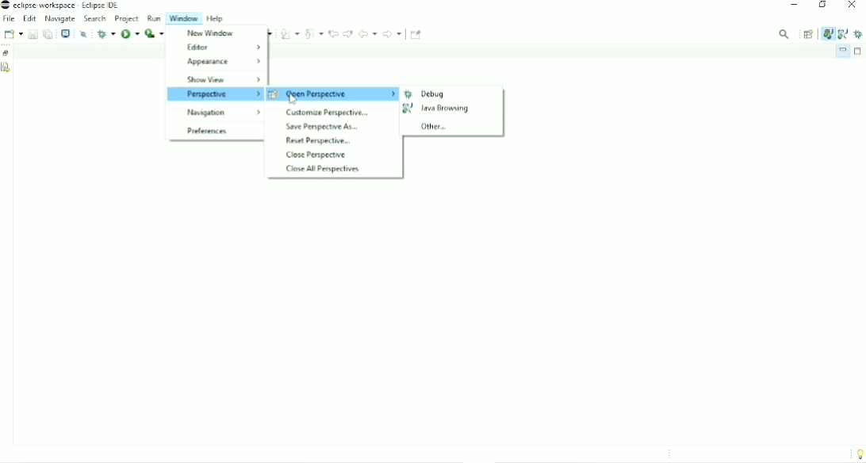 The height and width of the screenshot is (463, 866). Describe the element at coordinates (105, 33) in the screenshot. I see `Debug` at that location.